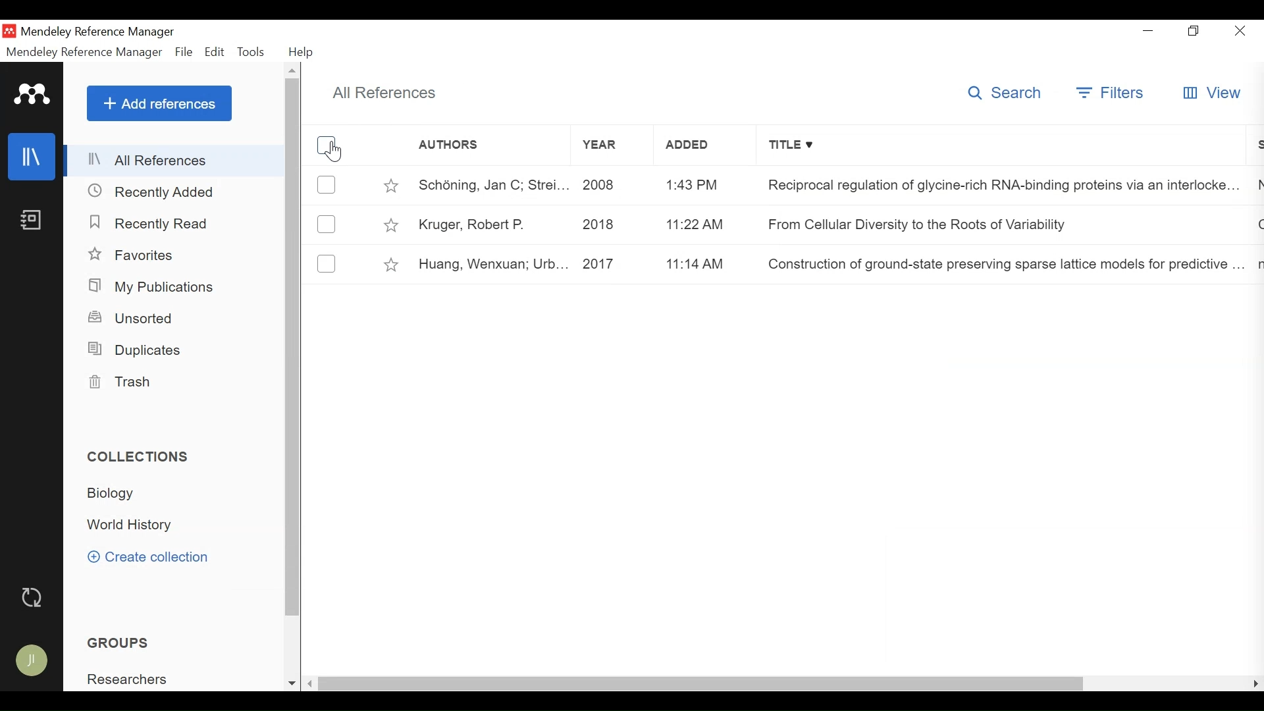 The image size is (1264, 711). I want to click on Groups , so click(114, 643).